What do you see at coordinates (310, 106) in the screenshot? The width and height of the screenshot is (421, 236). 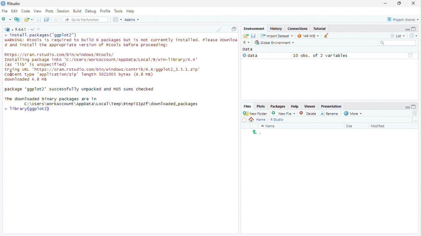 I see `Viewer` at bounding box center [310, 106].